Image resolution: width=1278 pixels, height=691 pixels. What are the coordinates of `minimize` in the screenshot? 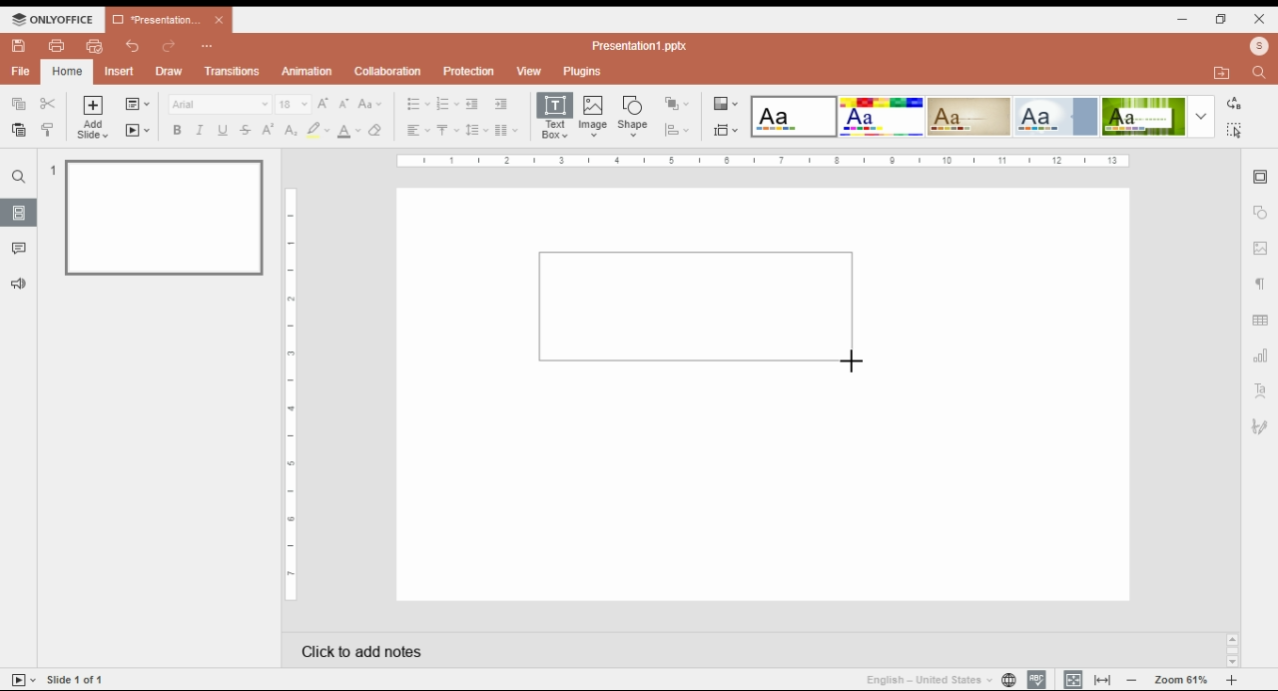 It's located at (1186, 20).